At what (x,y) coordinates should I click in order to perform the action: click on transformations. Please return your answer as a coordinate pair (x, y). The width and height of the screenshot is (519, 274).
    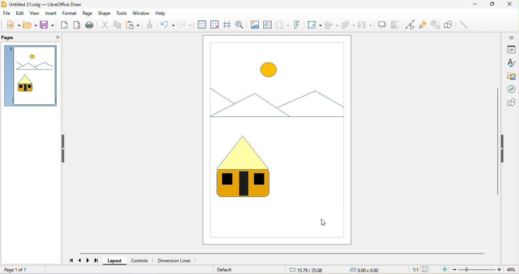
    Looking at the image, I should click on (314, 25).